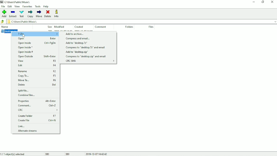  What do you see at coordinates (49, 27) in the screenshot?
I see `Size` at bounding box center [49, 27].